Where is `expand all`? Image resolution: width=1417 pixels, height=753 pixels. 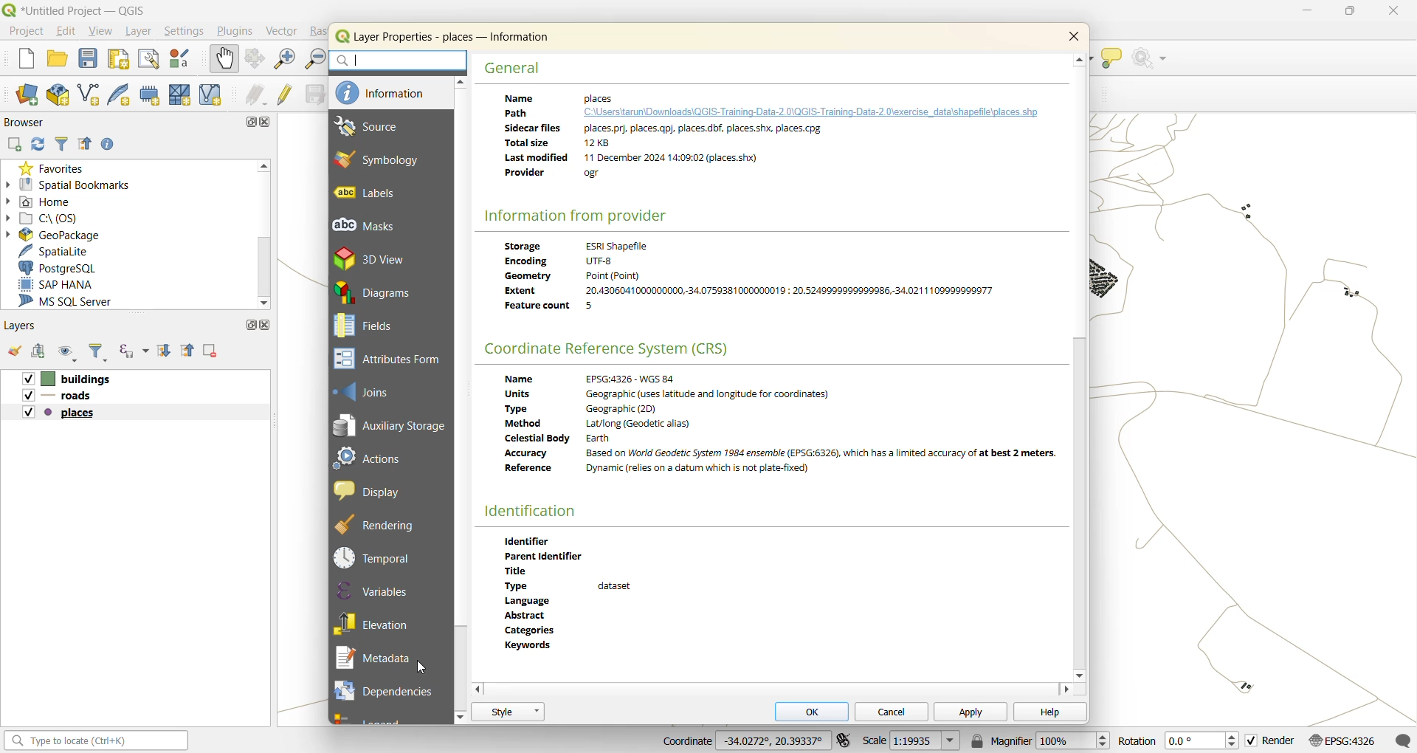
expand all is located at coordinates (166, 351).